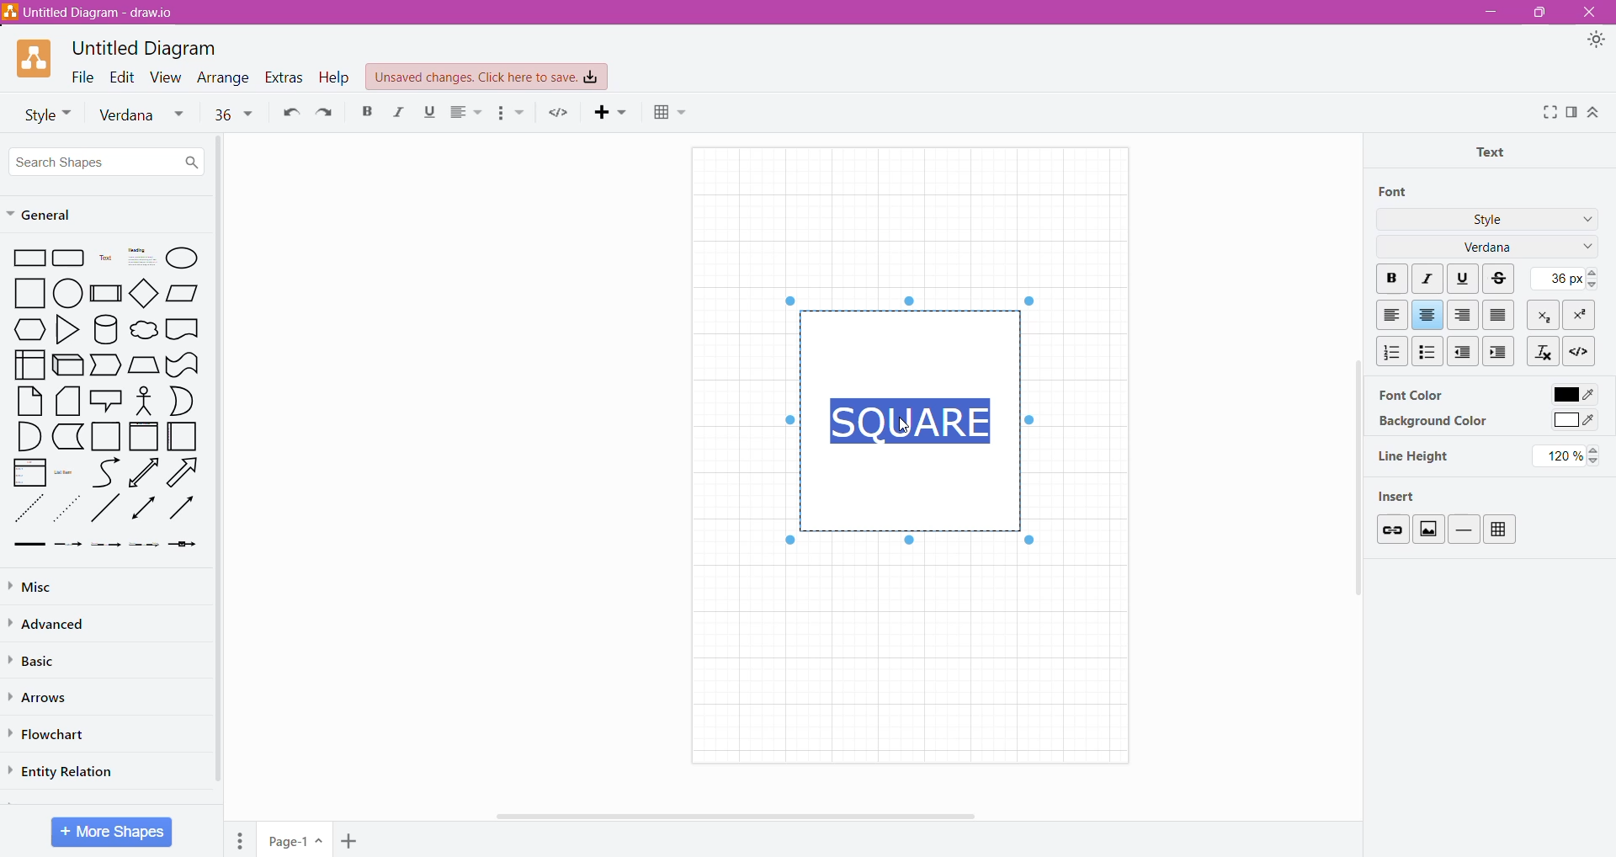 This screenshot has height=857, width=1616. Describe the element at coordinates (143, 472) in the screenshot. I see `Upward line` at that location.